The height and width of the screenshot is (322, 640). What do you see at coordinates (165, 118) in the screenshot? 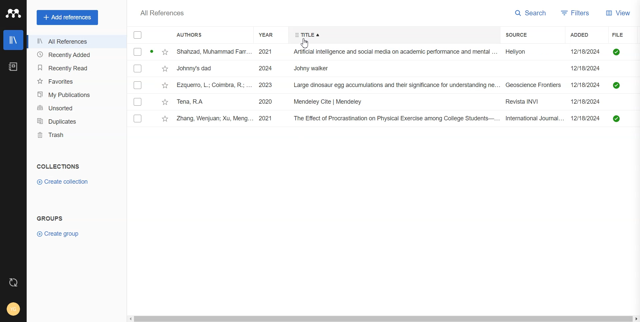
I see `mark as star` at bounding box center [165, 118].